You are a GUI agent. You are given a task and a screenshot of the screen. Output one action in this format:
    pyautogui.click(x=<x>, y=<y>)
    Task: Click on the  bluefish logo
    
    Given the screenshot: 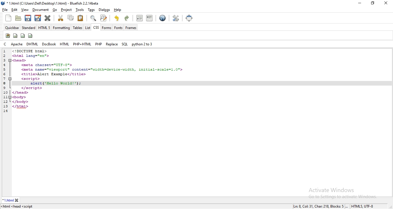 What is the action you would take?
    pyautogui.click(x=3, y=3)
    